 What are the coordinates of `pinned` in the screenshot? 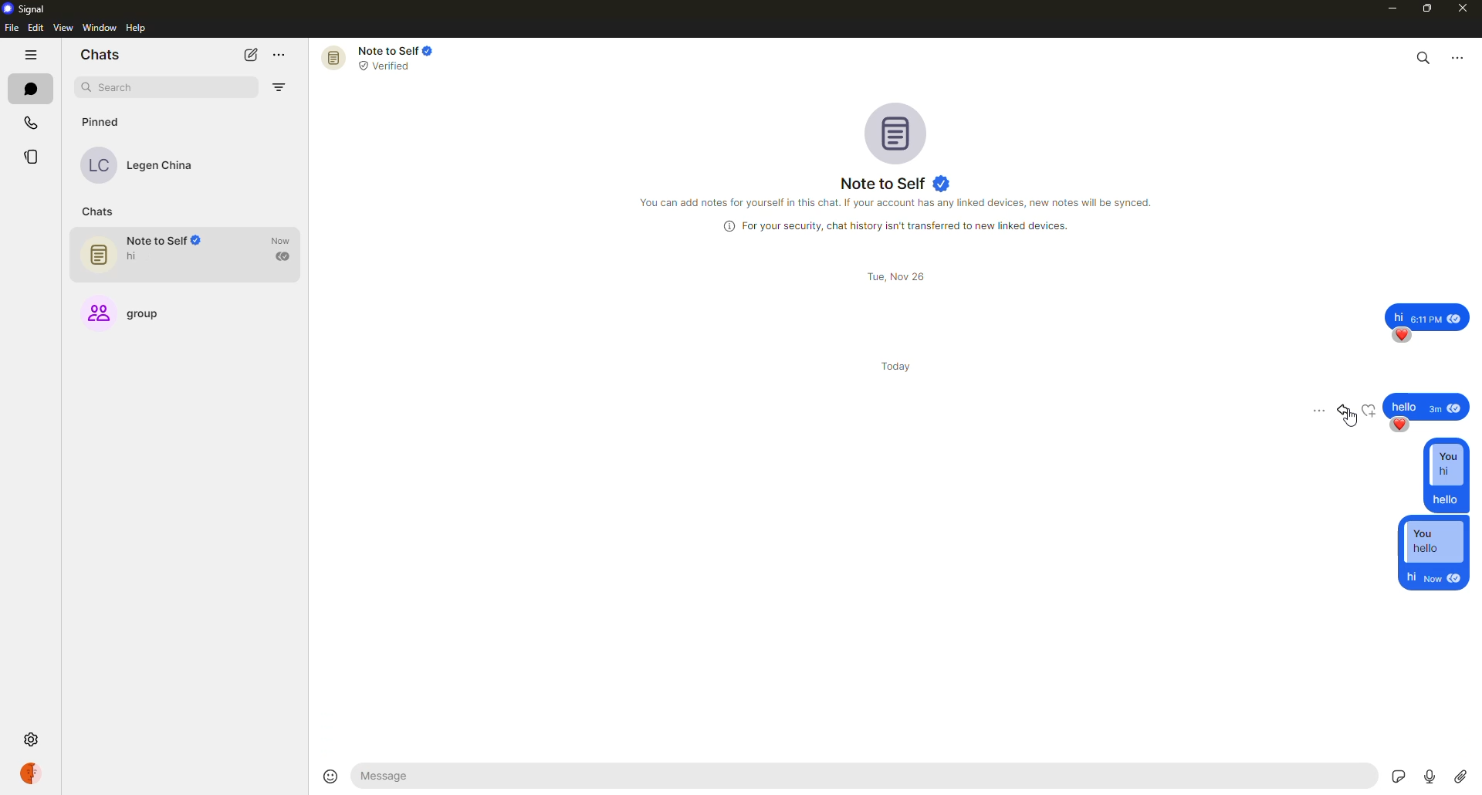 It's located at (101, 123).